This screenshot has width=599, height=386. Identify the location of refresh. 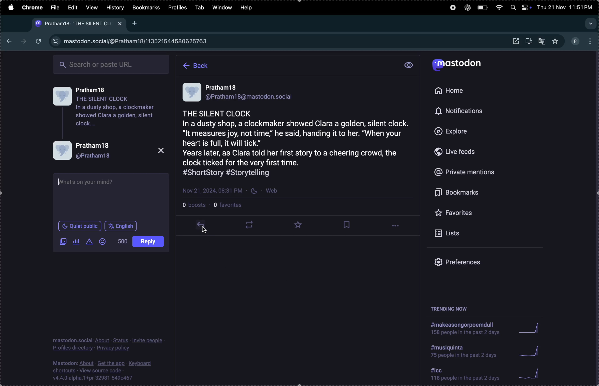
(38, 41).